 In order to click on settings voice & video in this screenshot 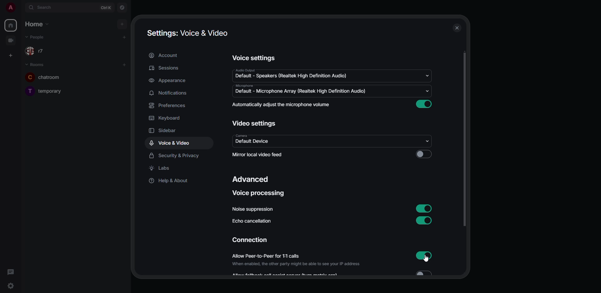, I will do `click(187, 33)`.